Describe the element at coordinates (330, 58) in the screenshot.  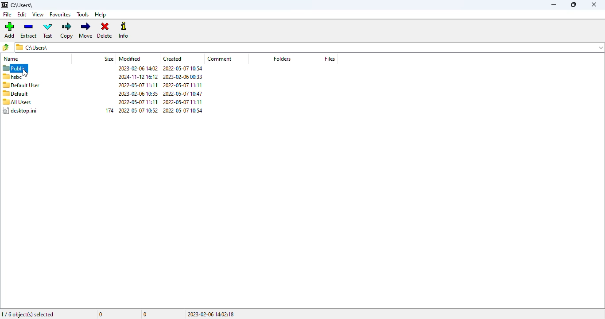
I see `files` at that location.